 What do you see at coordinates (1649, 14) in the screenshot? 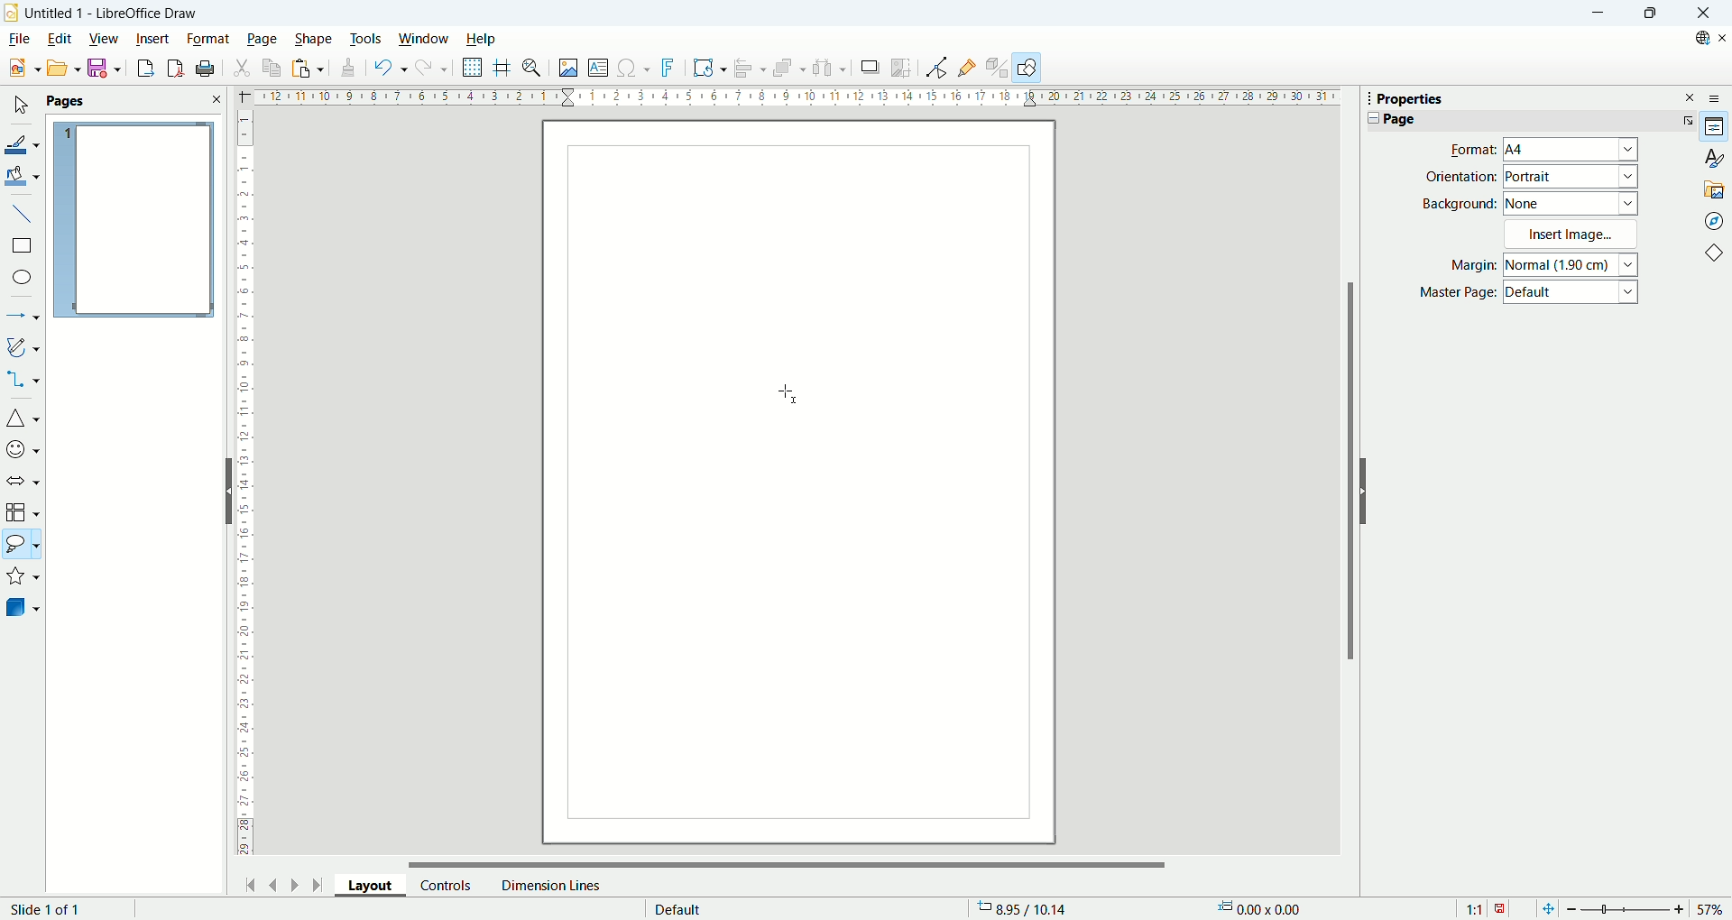
I see `Maximize` at bounding box center [1649, 14].